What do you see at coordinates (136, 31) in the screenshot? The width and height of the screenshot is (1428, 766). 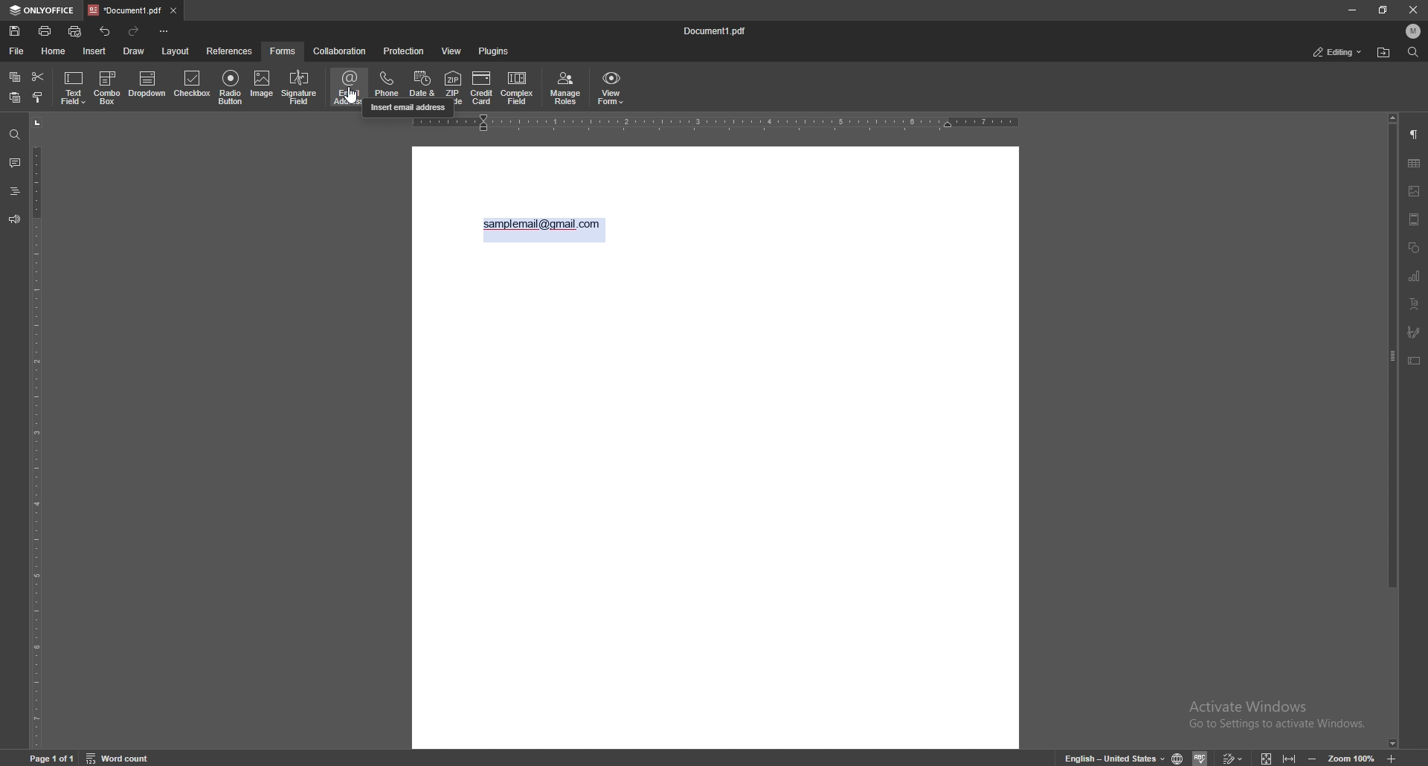 I see `redo` at bounding box center [136, 31].